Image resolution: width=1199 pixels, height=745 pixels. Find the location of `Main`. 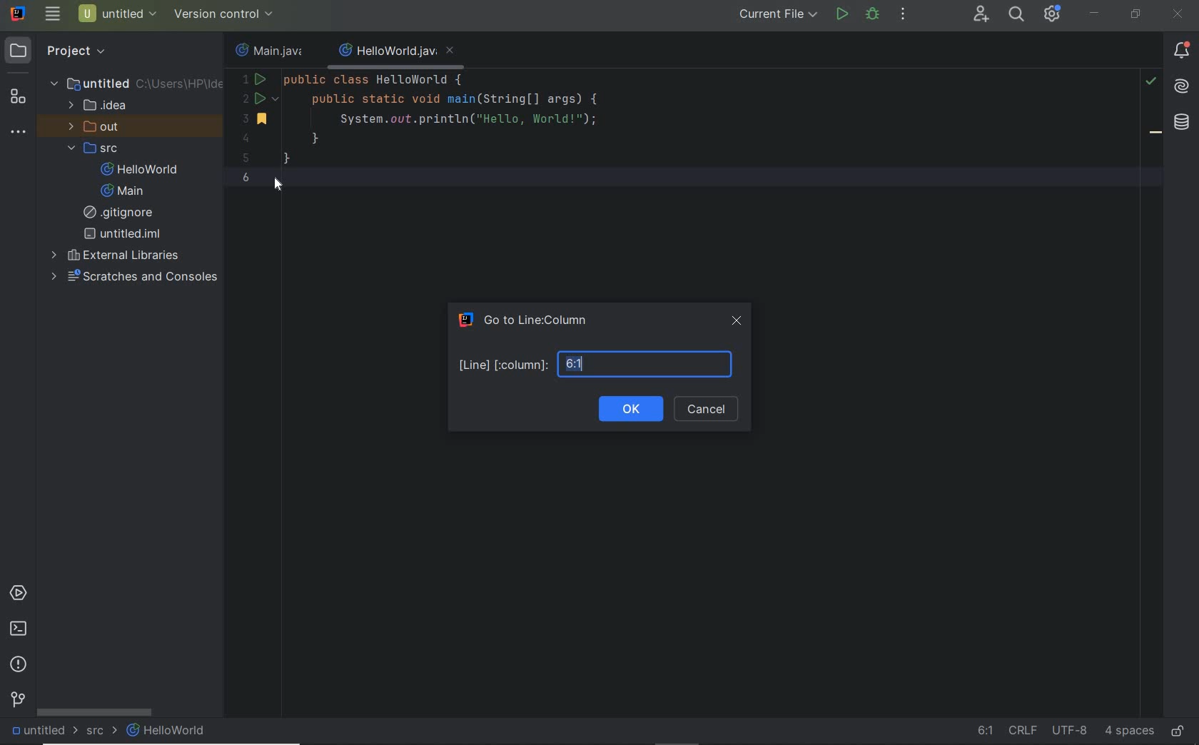

Main is located at coordinates (126, 191).